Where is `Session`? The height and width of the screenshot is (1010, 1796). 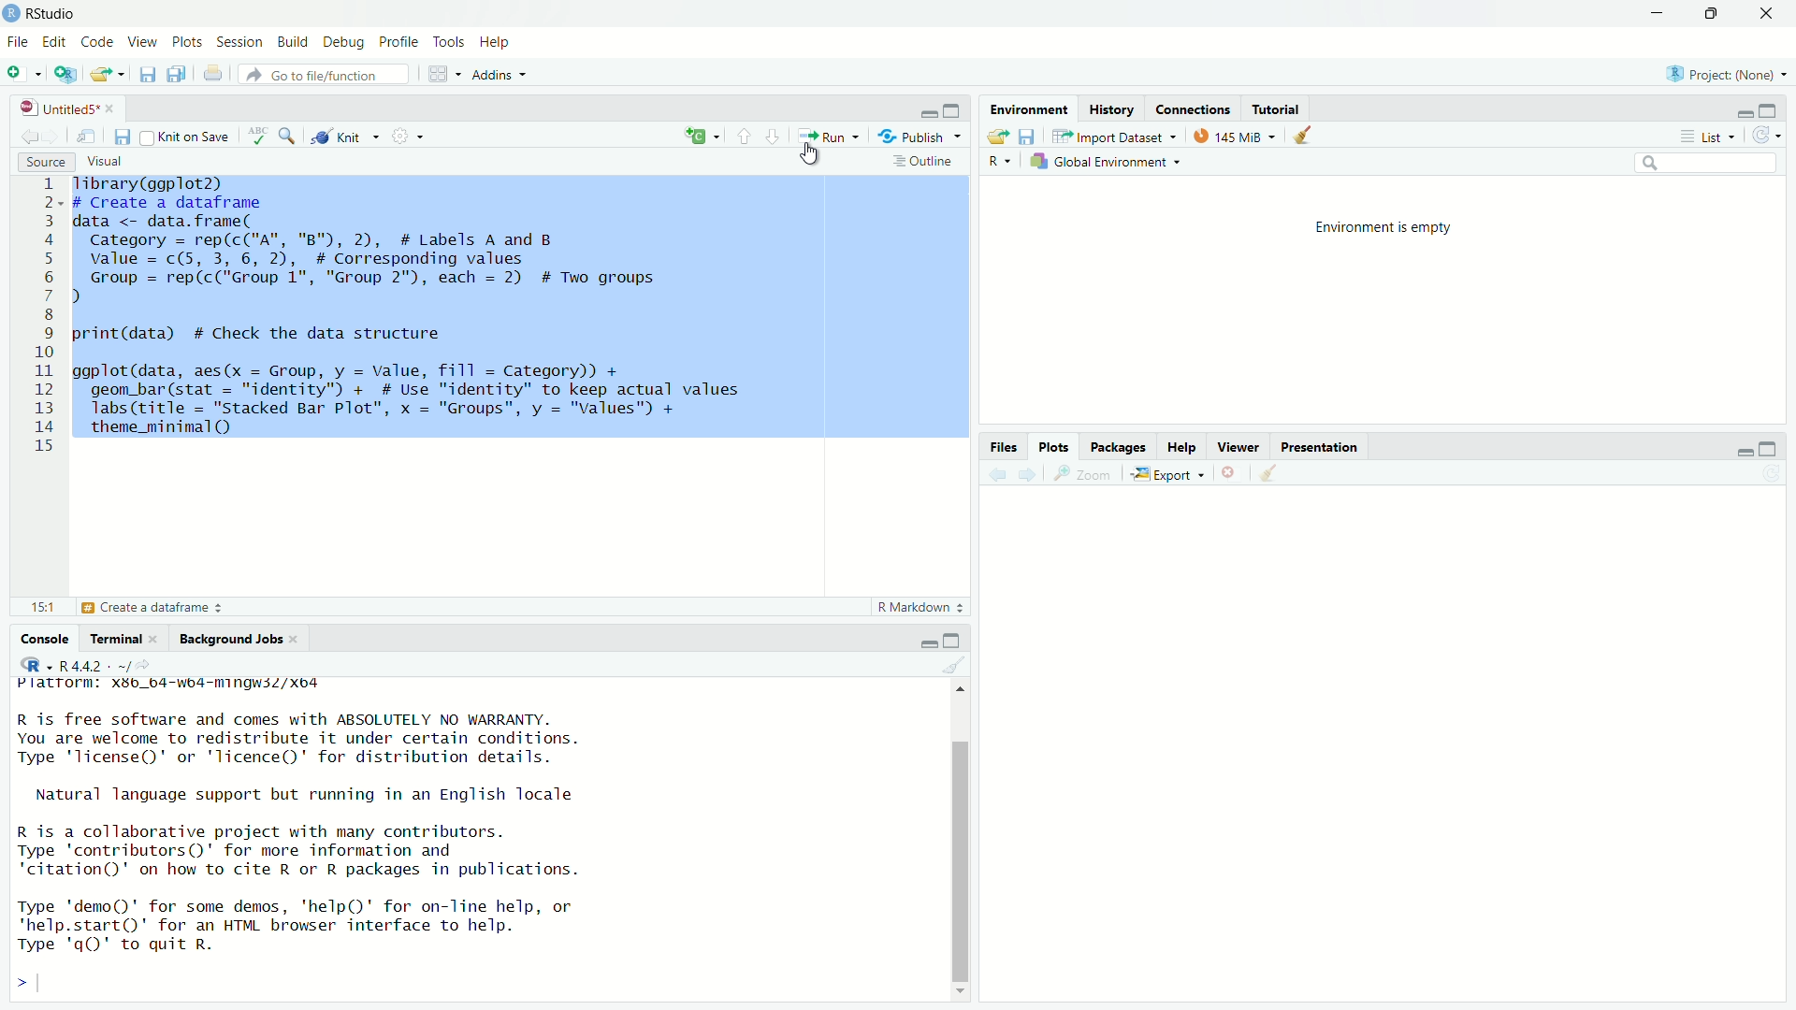 Session is located at coordinates (242, 42).